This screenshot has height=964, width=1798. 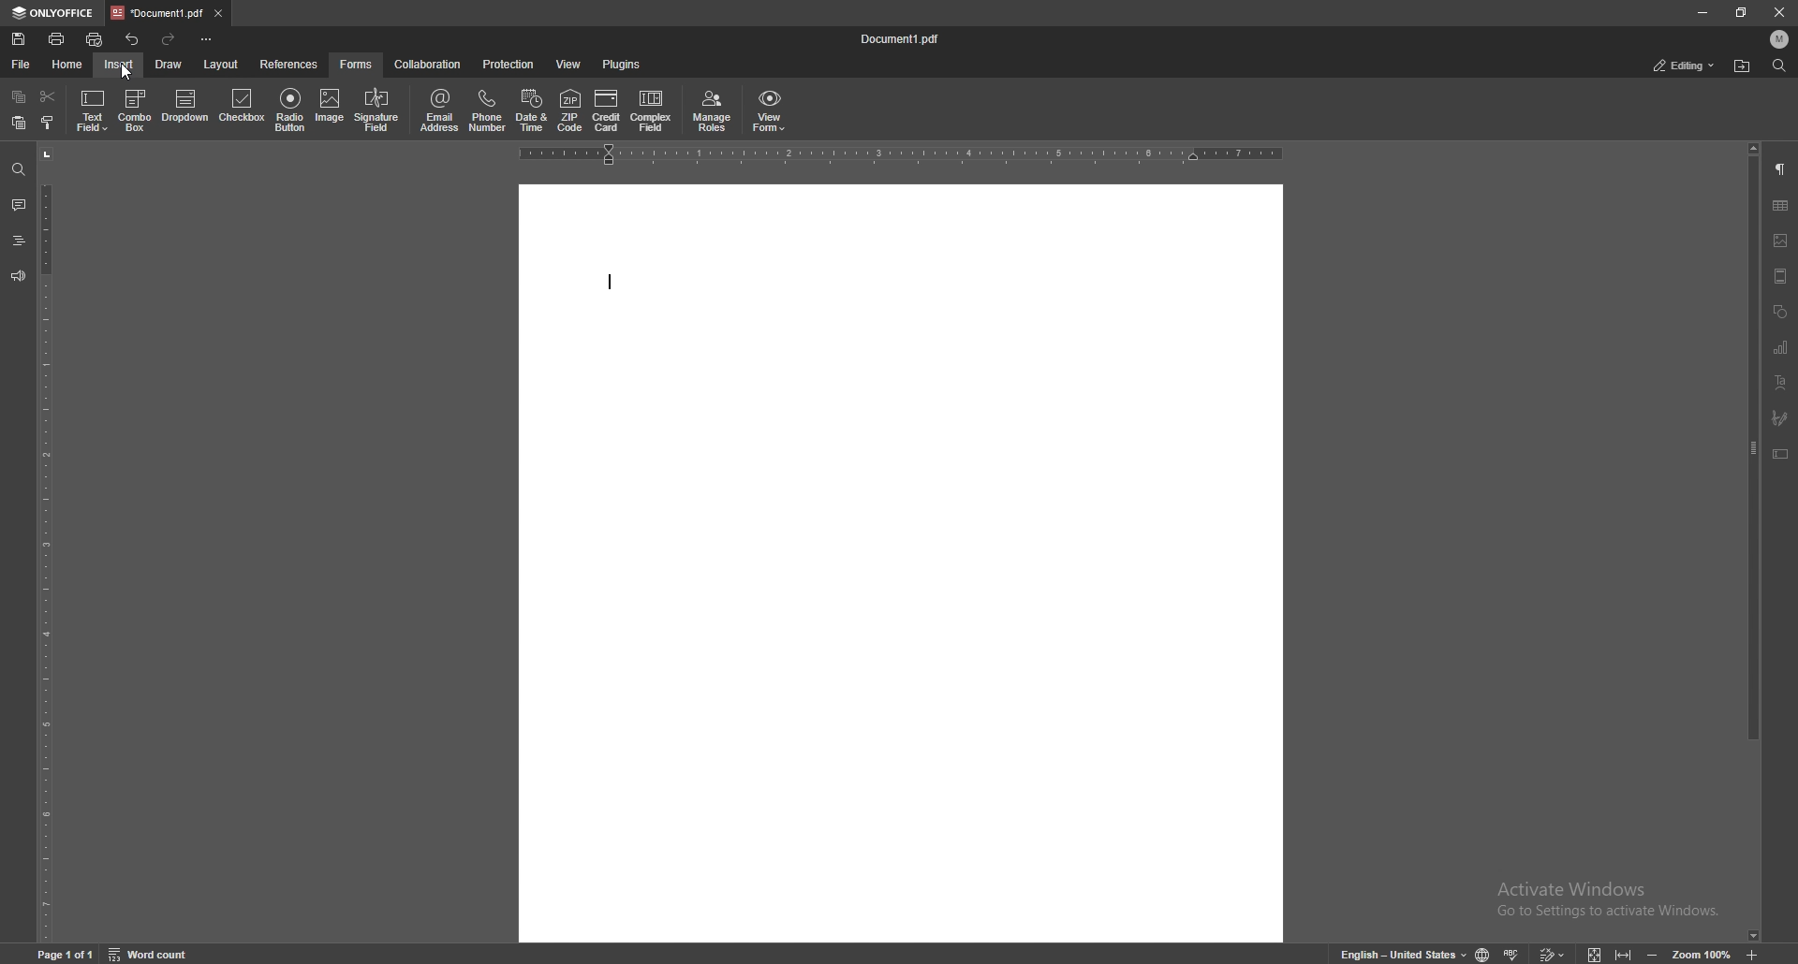 What do you see at coordinates (18, 277) in the screenshot?
I see `feedback` at bounding box center [18, 277].